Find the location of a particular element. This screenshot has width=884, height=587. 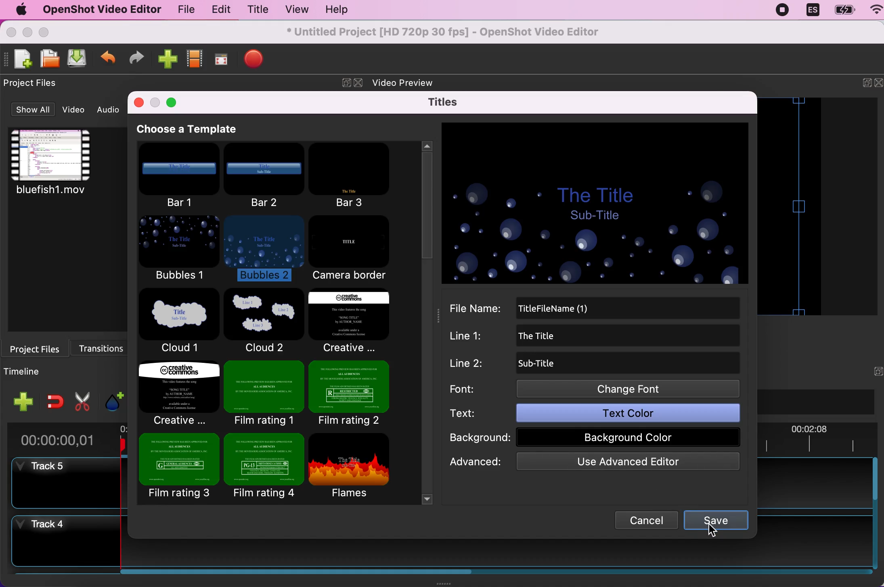

minimize is located at coordinates (155, 103).